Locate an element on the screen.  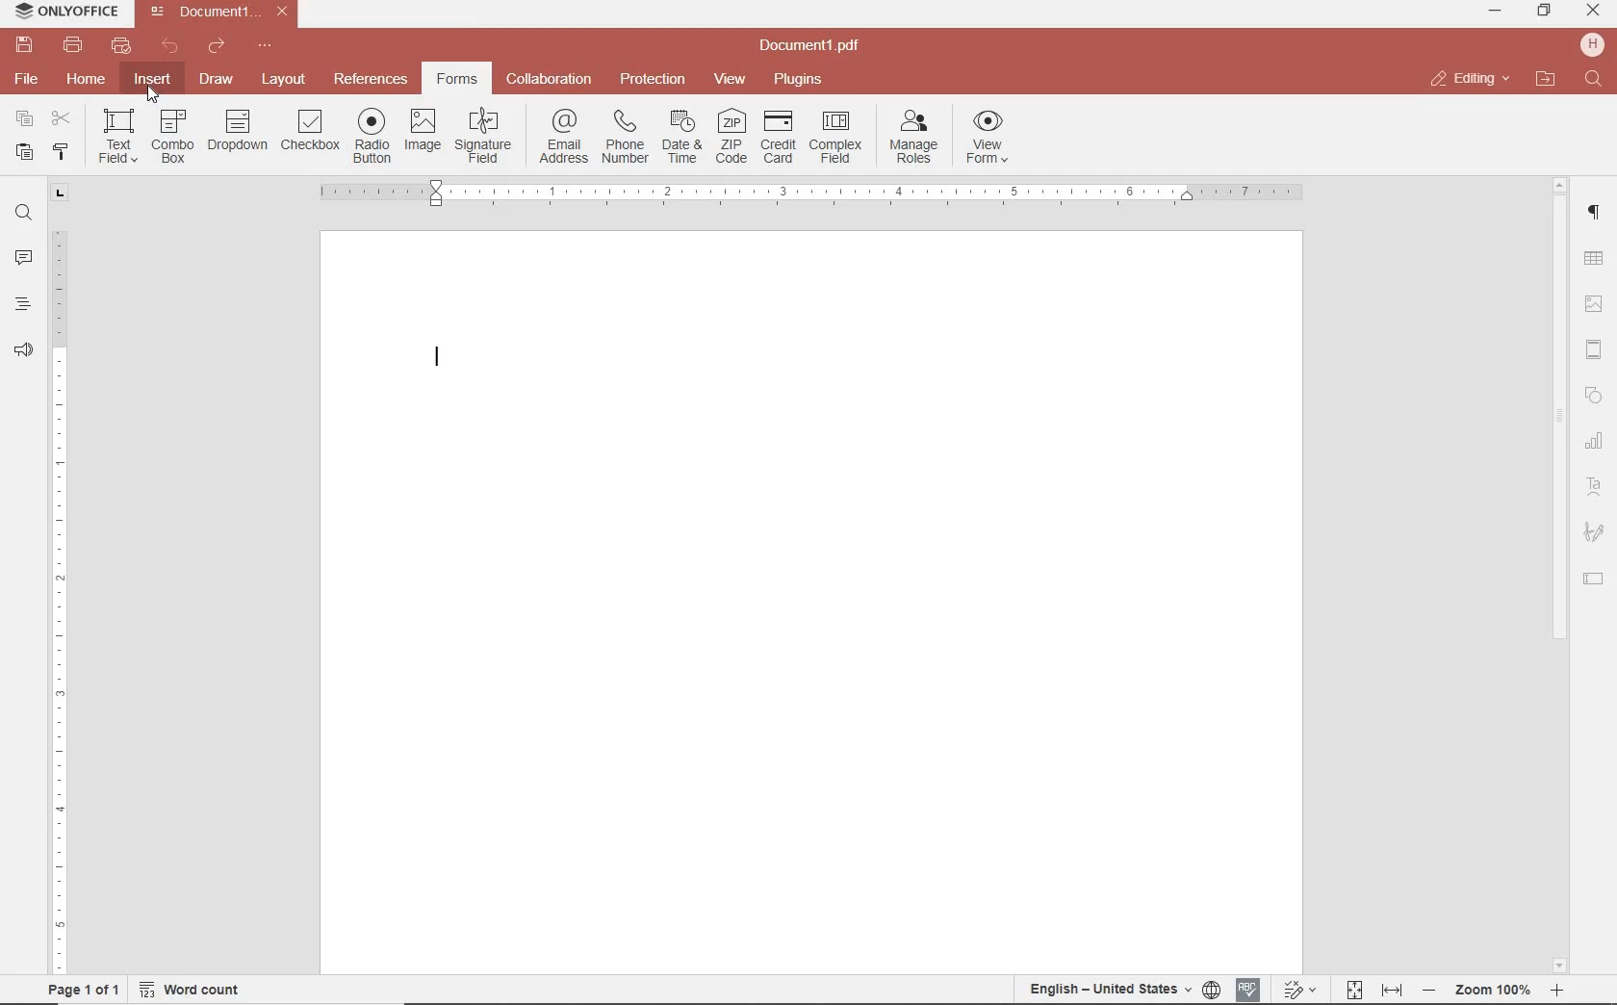
ruler is located at coordinates (61, 588).